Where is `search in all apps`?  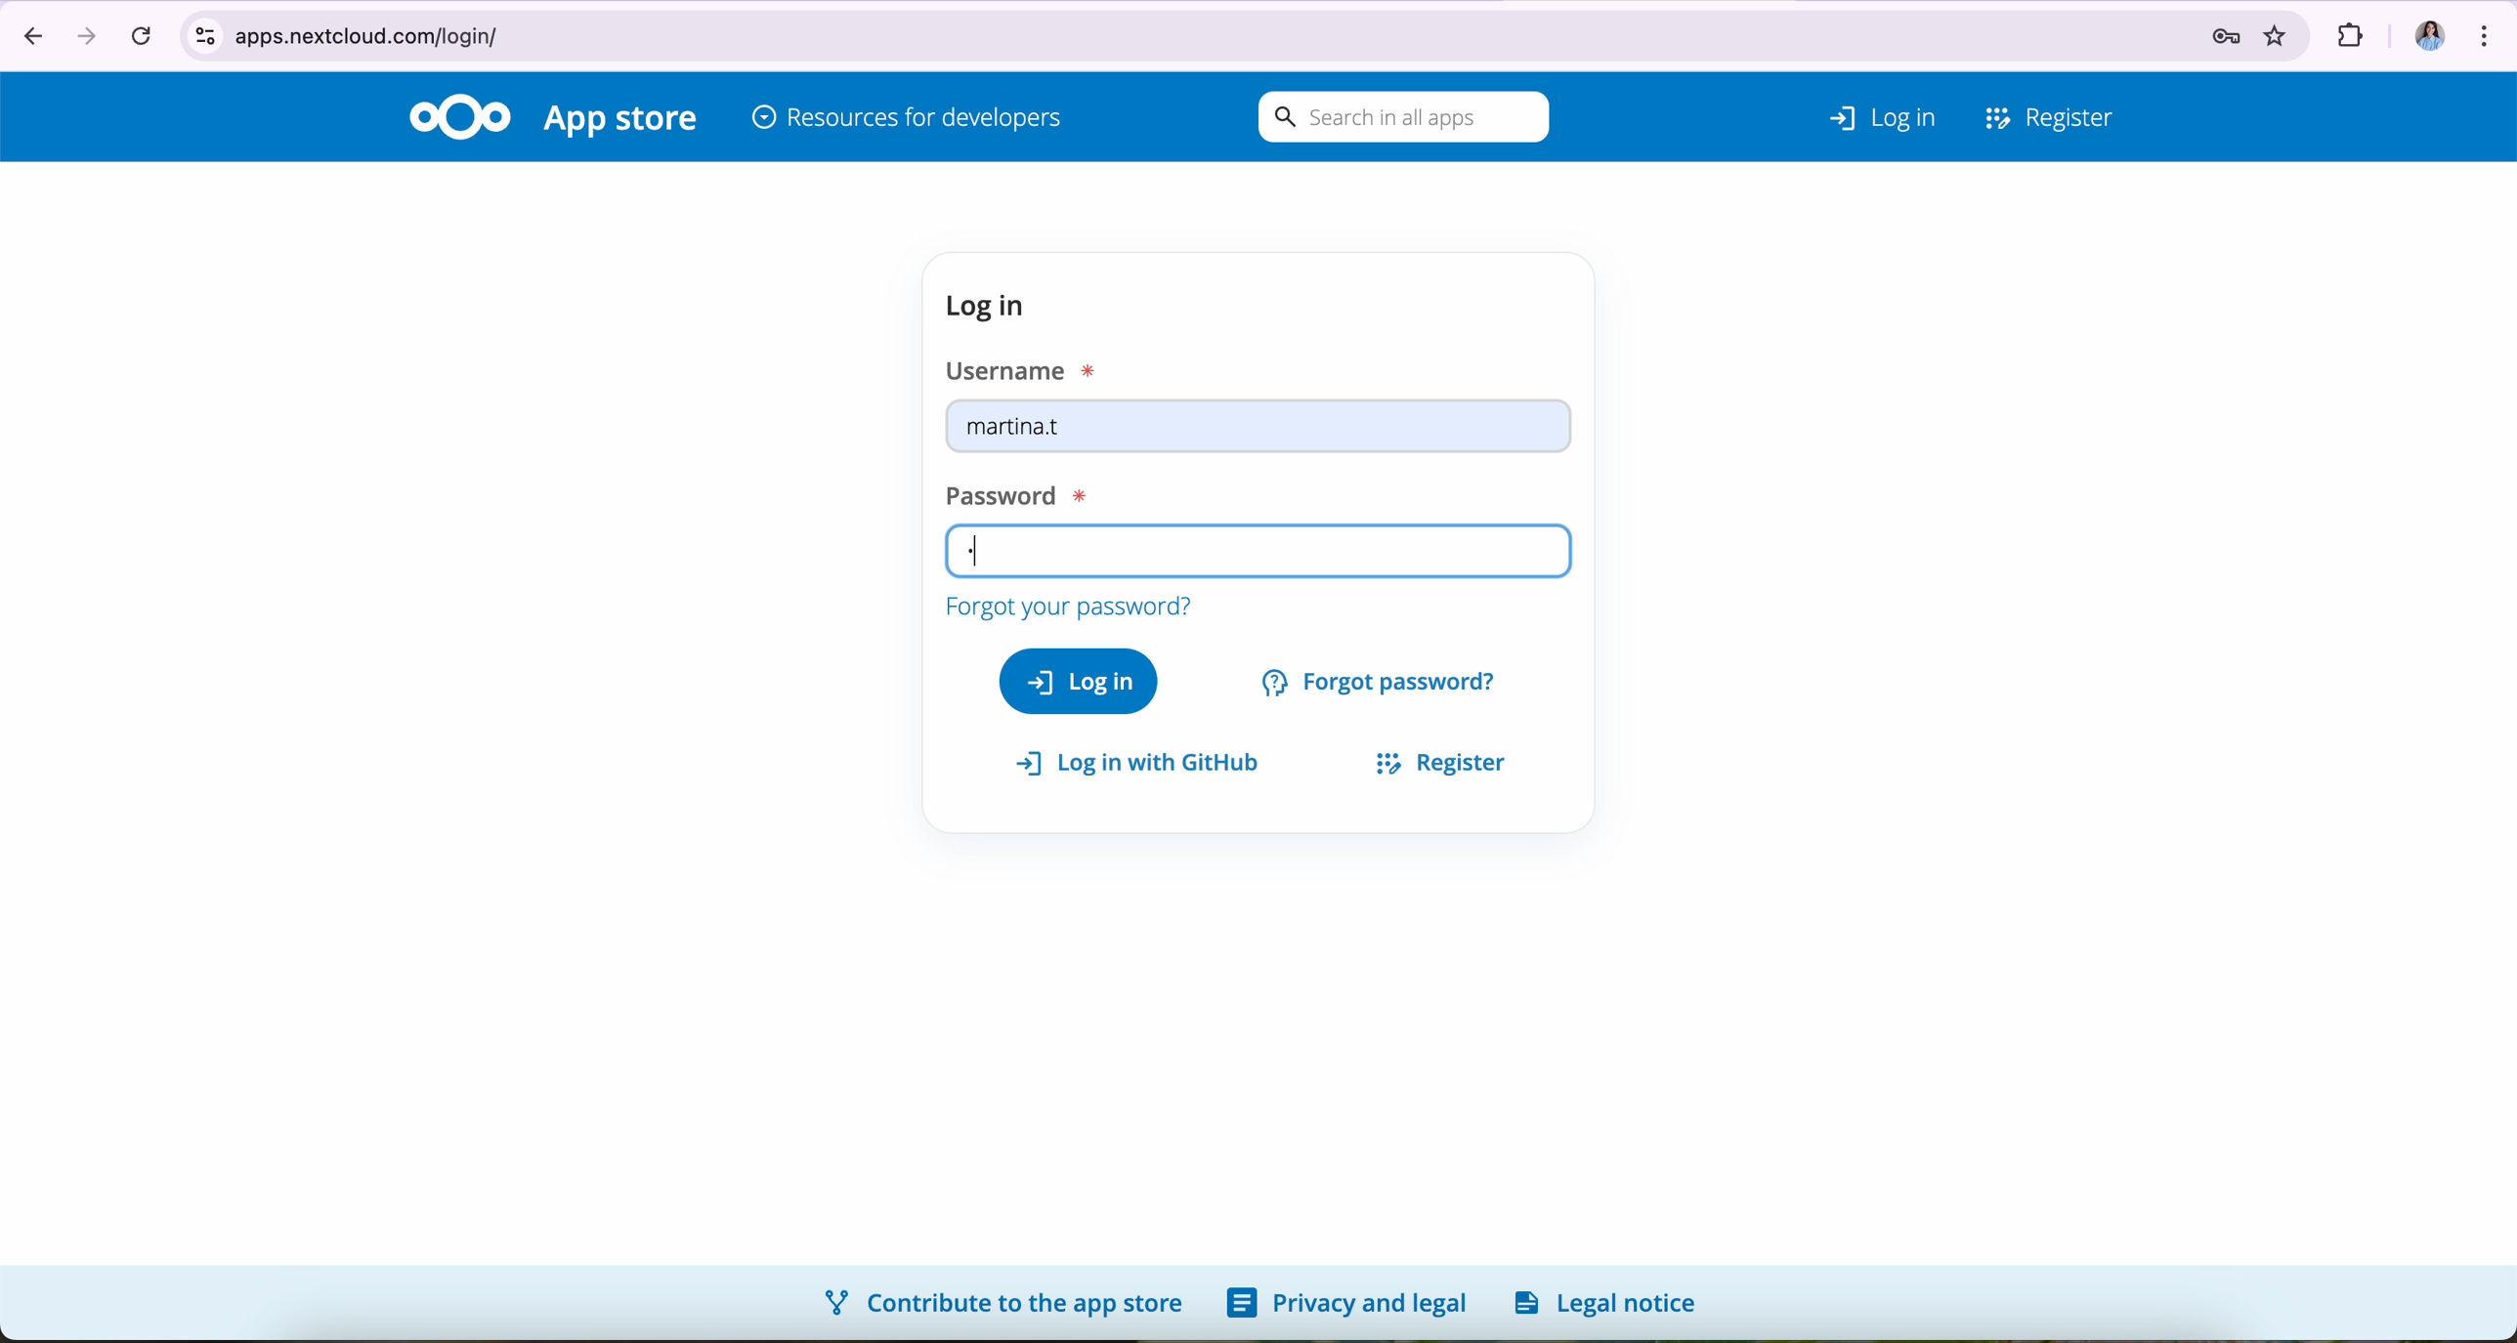
search in all apps is located at coordinates (1398, 118).